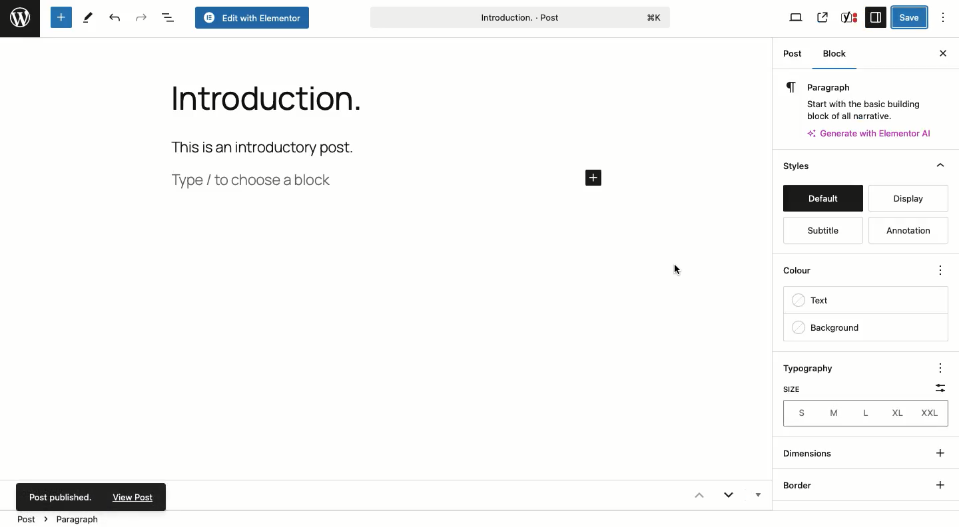 Image resolution: width=959 pixels, height=527 pixels. What do you see at coordinates (57, 496) in the screenshot?
I see `Post published.` at bounding box center [57, 496].